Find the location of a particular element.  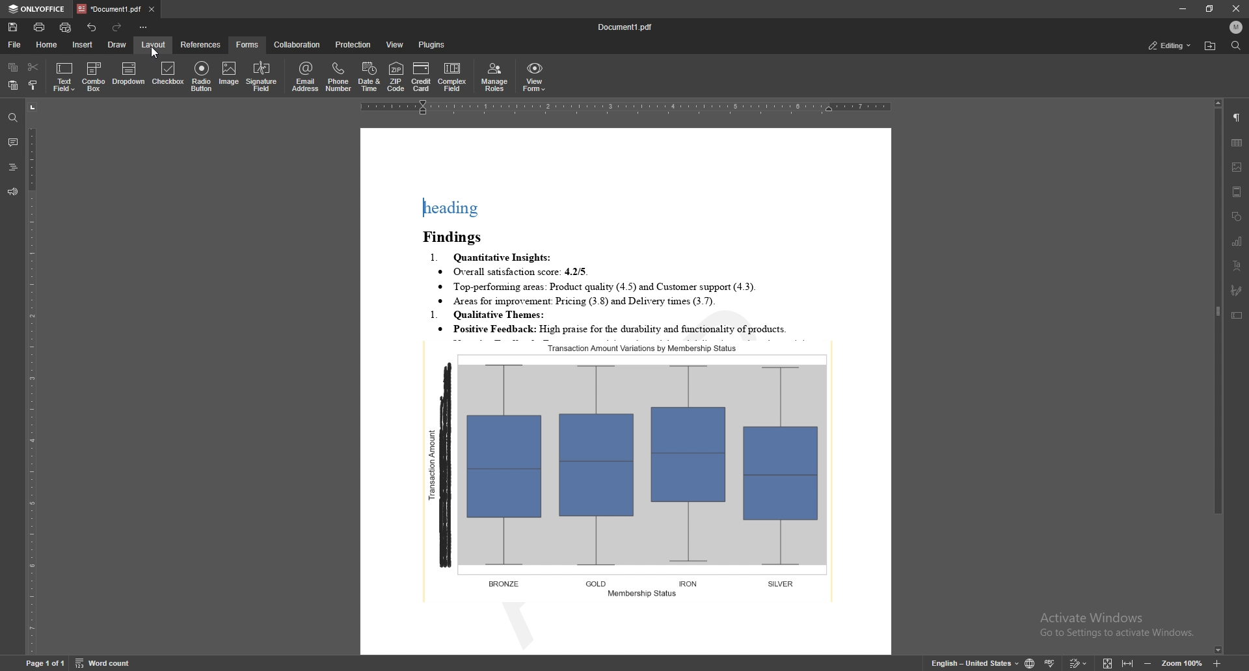

feedback is located at coordinates (13, 192).